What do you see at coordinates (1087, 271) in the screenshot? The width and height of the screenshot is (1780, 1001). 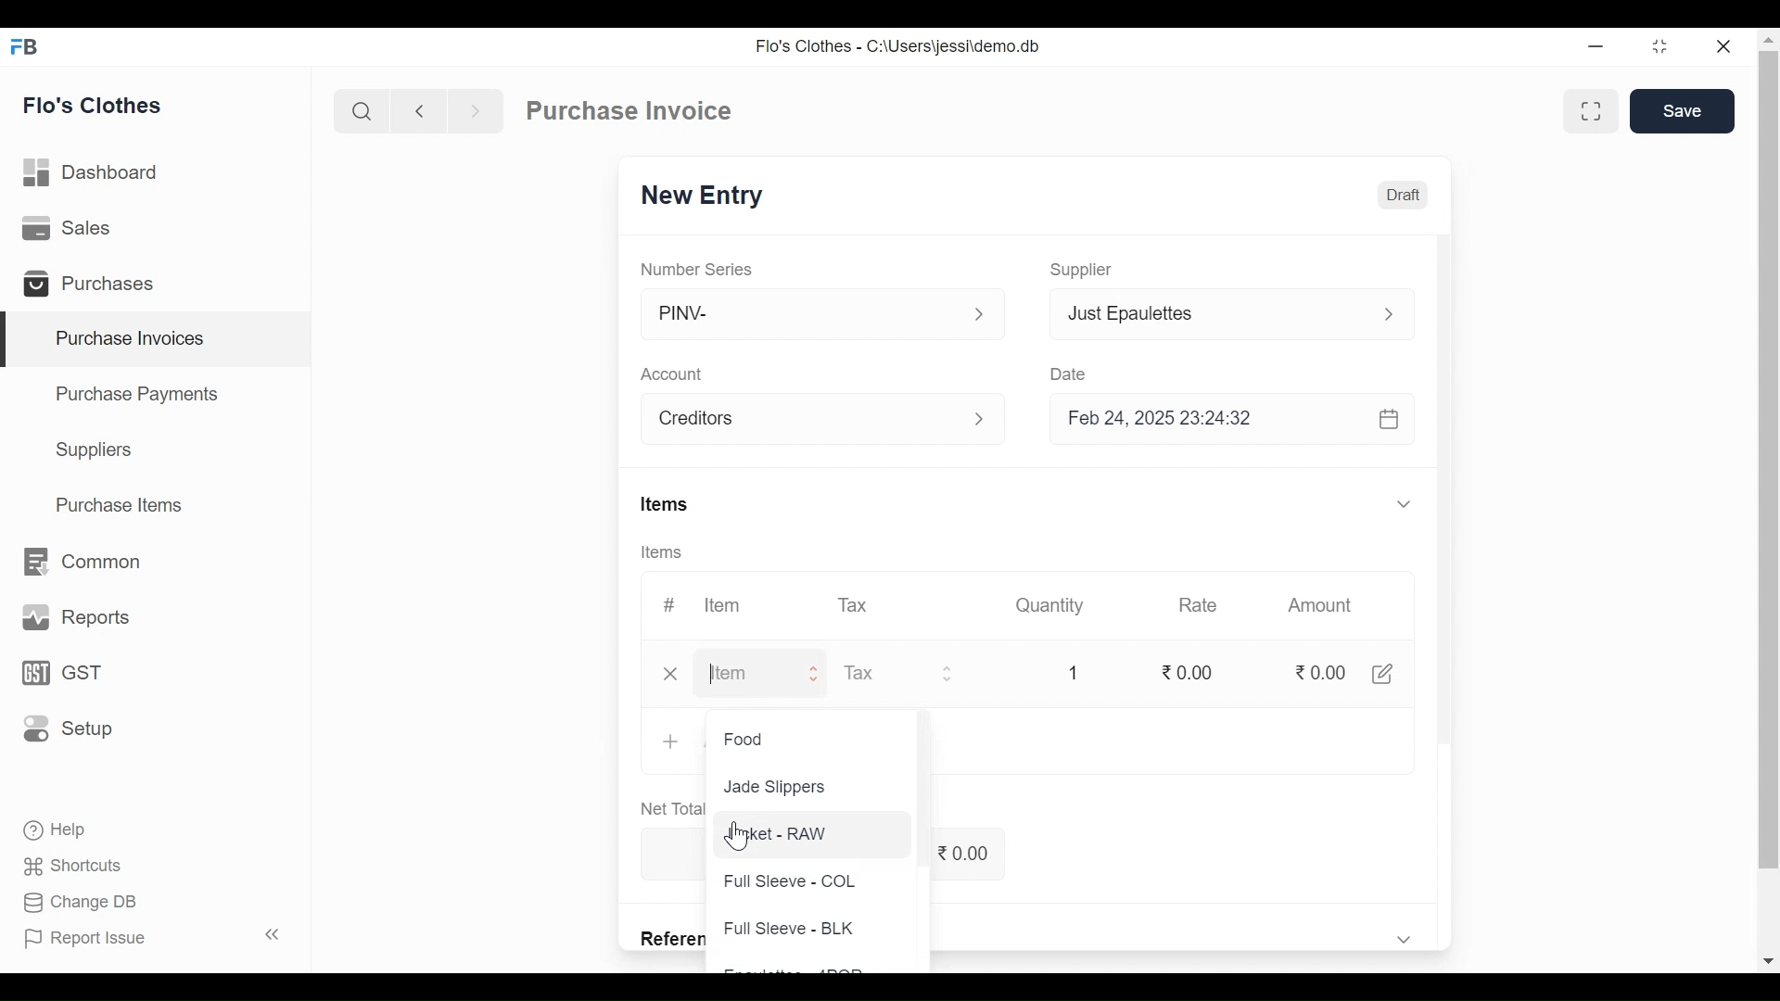 I see `Supplier` at bounding box center [1087, 271].